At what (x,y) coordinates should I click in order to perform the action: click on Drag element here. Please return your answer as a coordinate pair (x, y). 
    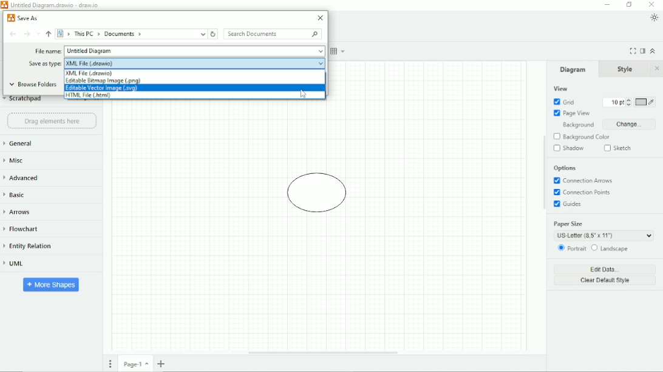
    Looking at the image, I should click on (52, 121).